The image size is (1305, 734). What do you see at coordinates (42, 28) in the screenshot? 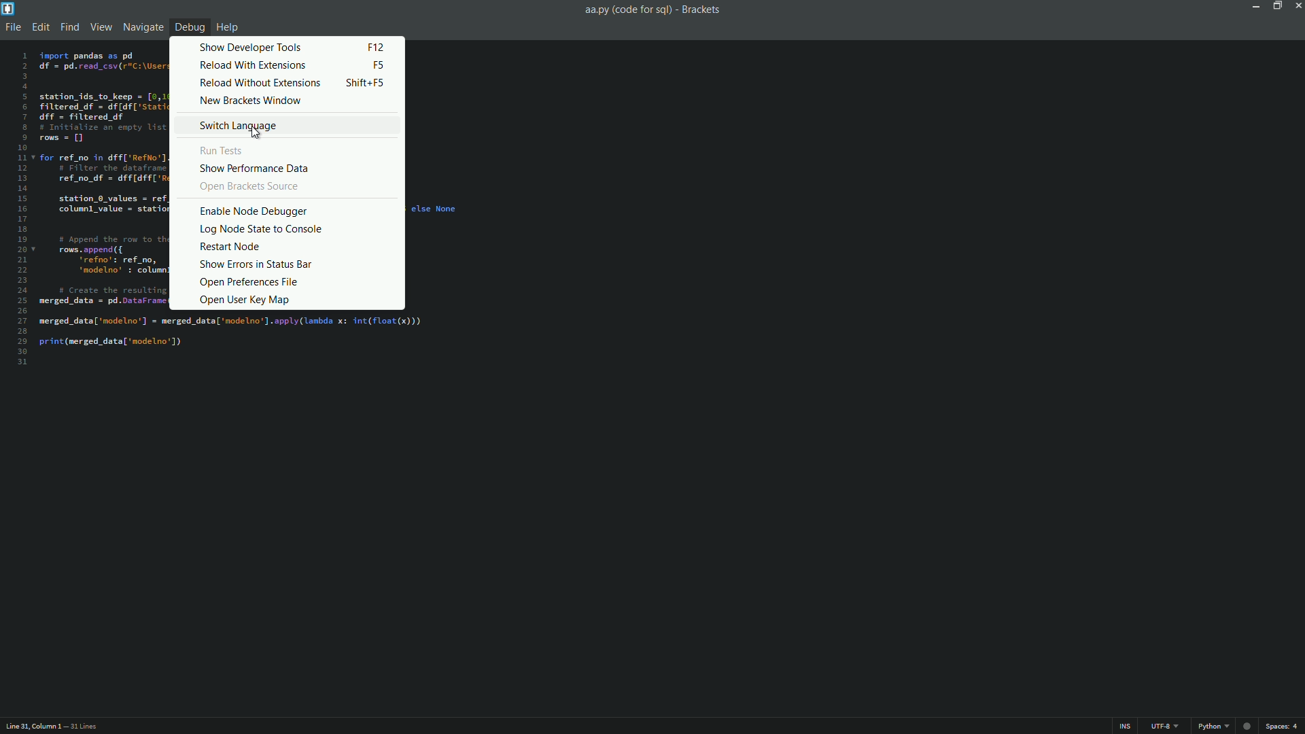
I see `edit menu` at bounding box center [42, 28].